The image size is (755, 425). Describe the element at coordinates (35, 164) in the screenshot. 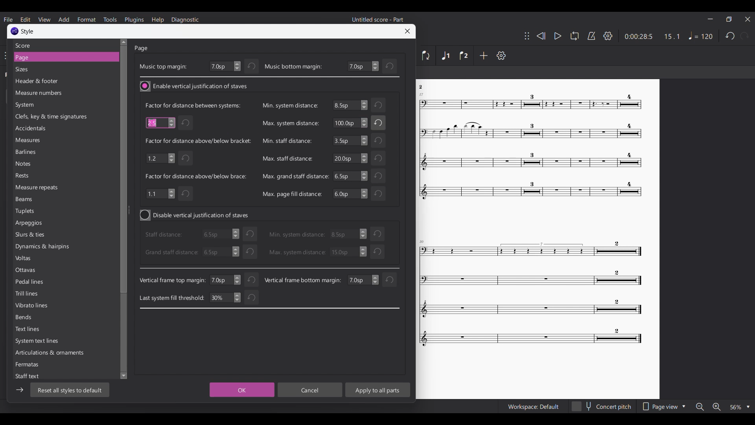

I see `Notes` at that location.